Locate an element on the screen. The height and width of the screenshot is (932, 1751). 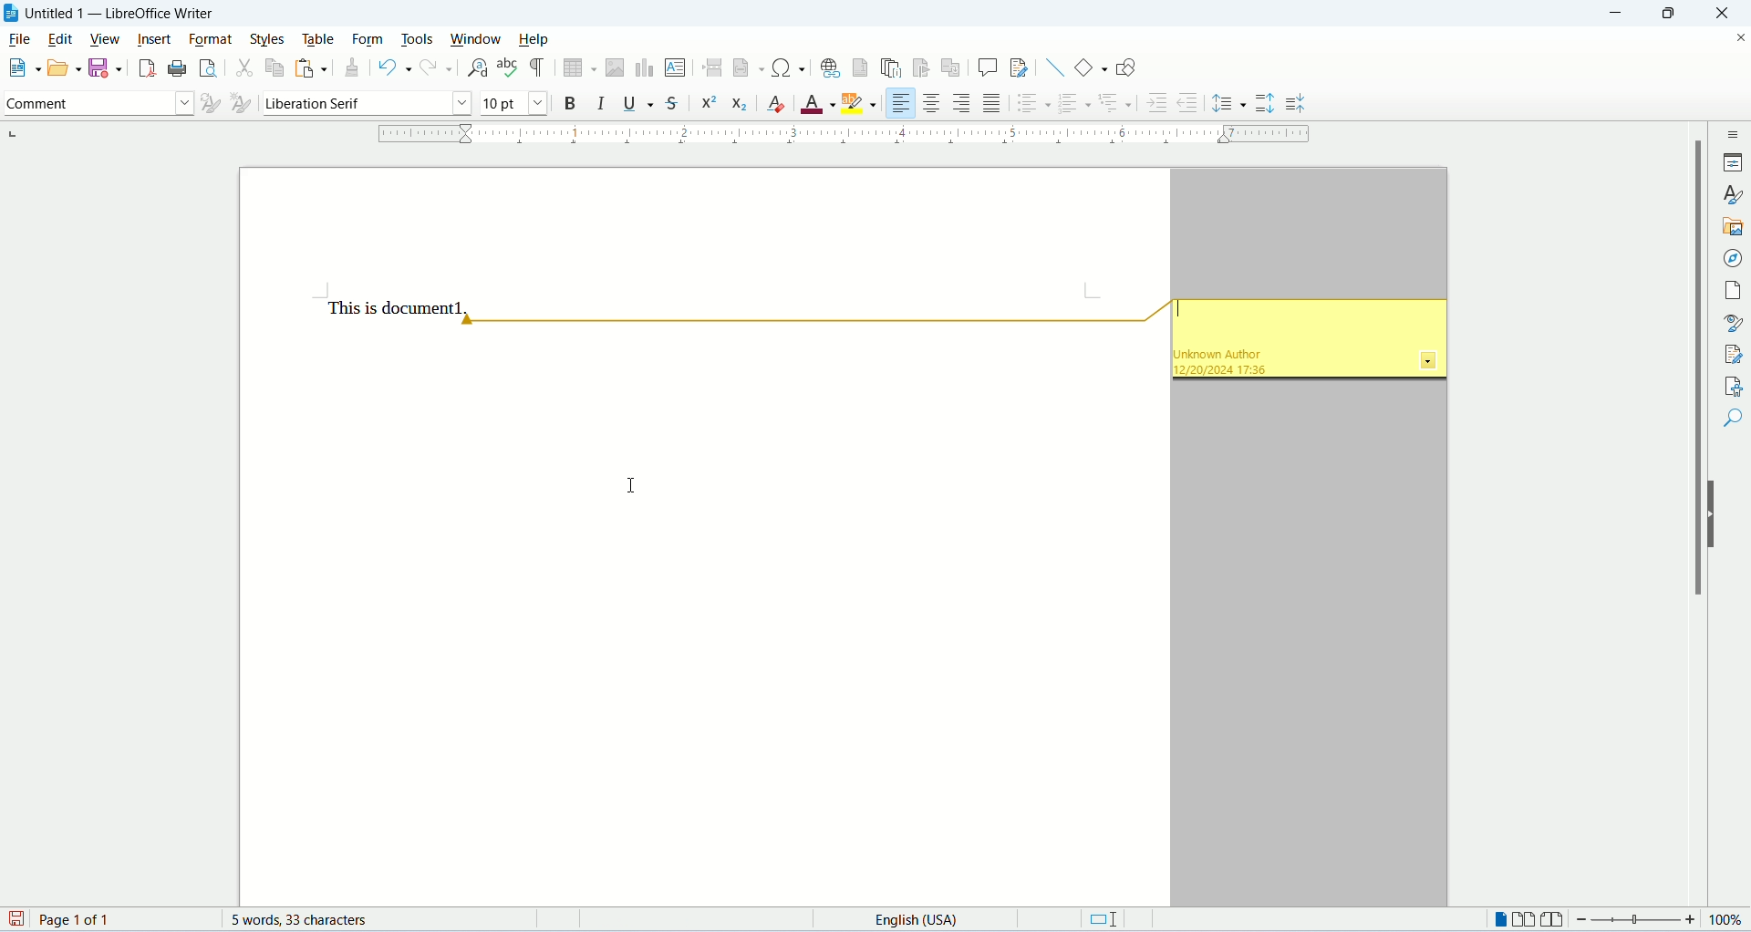
draw function is located at coordinates (1125, 66).